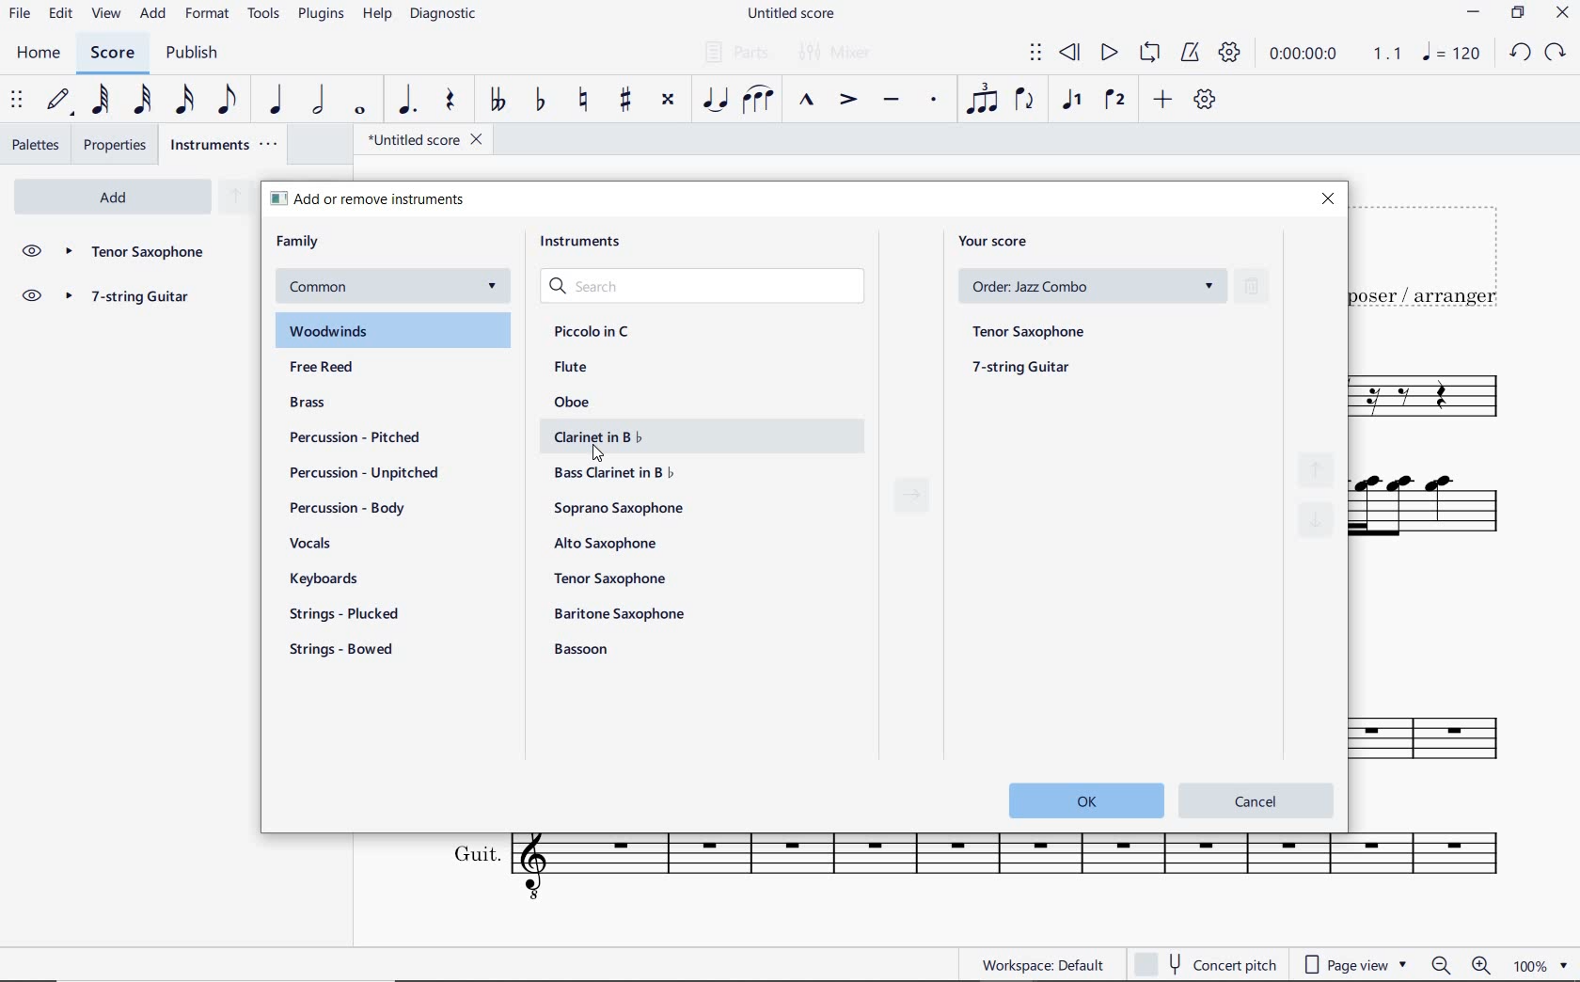 Image resolution: width=1580 pixels, height=982 pixels. What do you see at coordinates (145, 100) in the screenshot?
I see `32ND NOTE` at bounding box center [145, 100].